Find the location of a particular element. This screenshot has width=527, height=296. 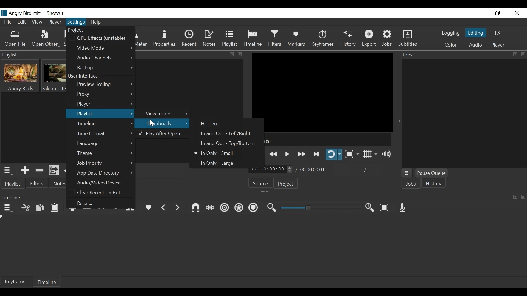

File name is located at coordinates (22, 13).